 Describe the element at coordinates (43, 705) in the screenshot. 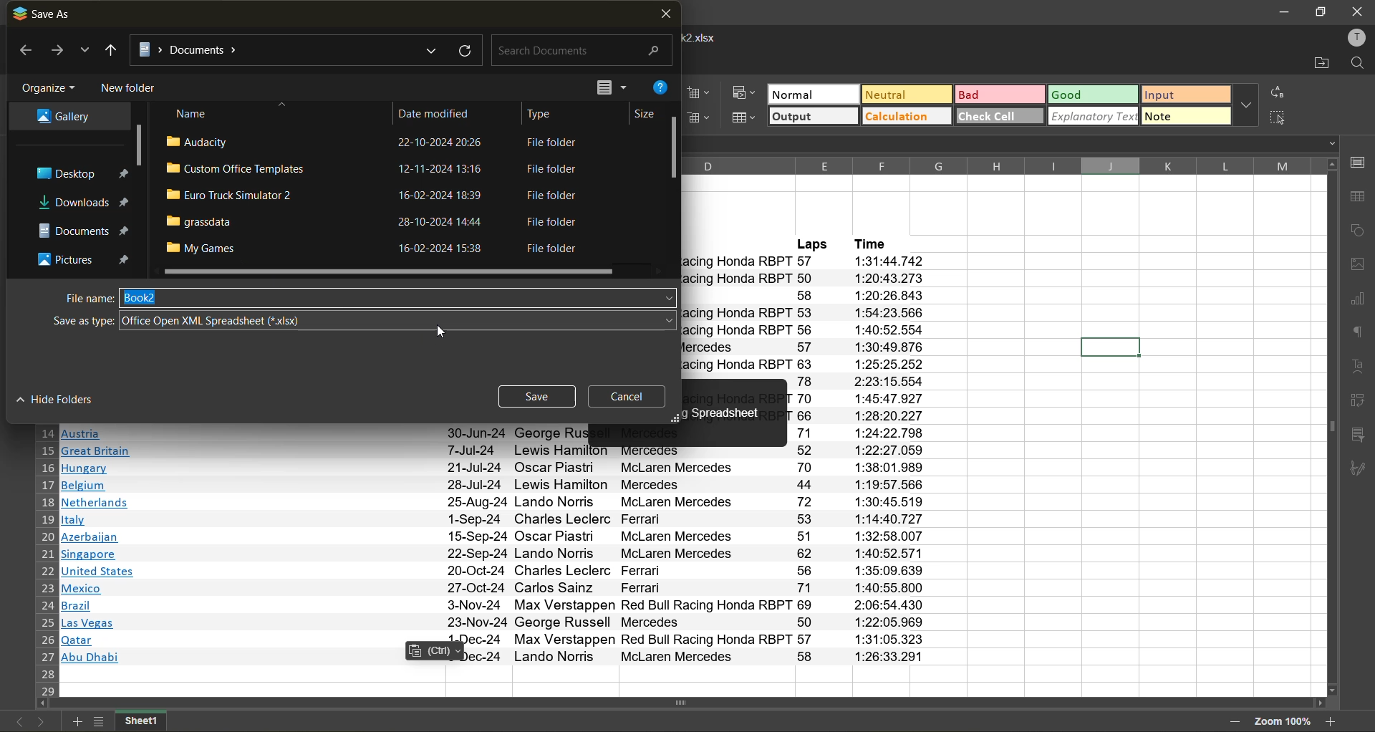

I see `move left` at that location.